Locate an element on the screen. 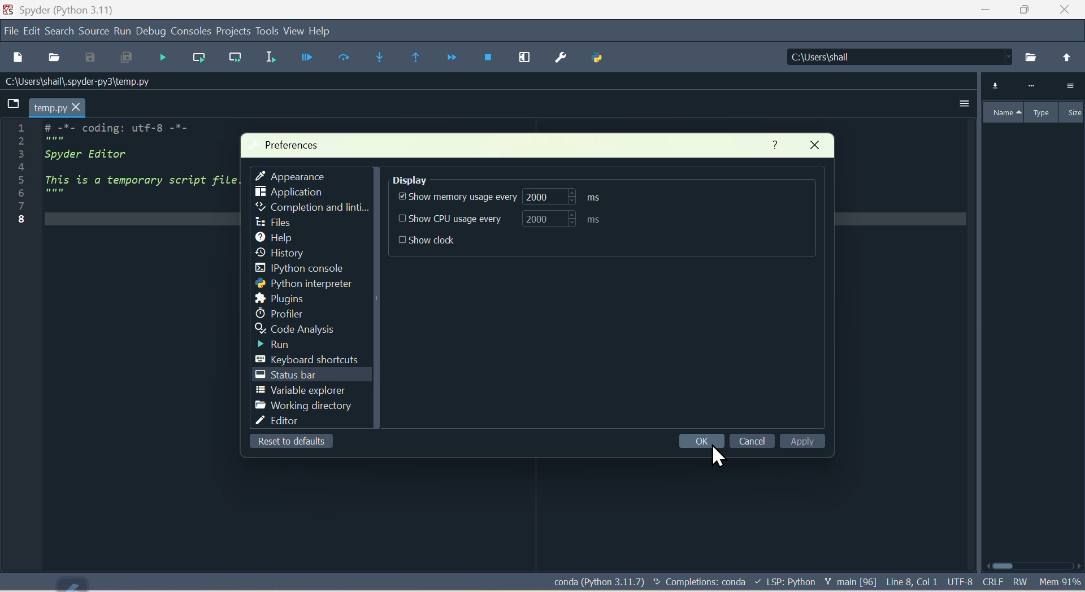 The height and width of the screenshot is (592, 1085). Plugins is located at coordinates (280, 299).